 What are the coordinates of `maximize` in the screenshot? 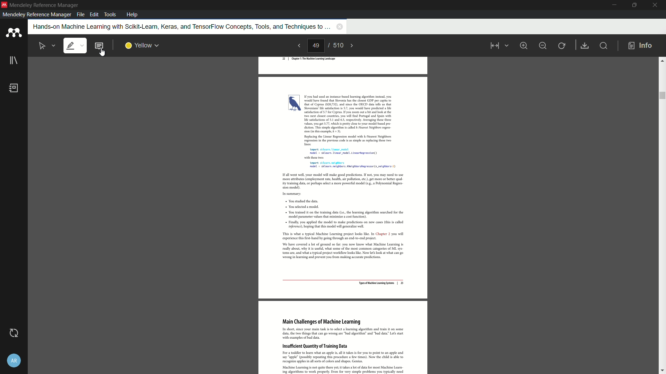 It's located at (633, 5).